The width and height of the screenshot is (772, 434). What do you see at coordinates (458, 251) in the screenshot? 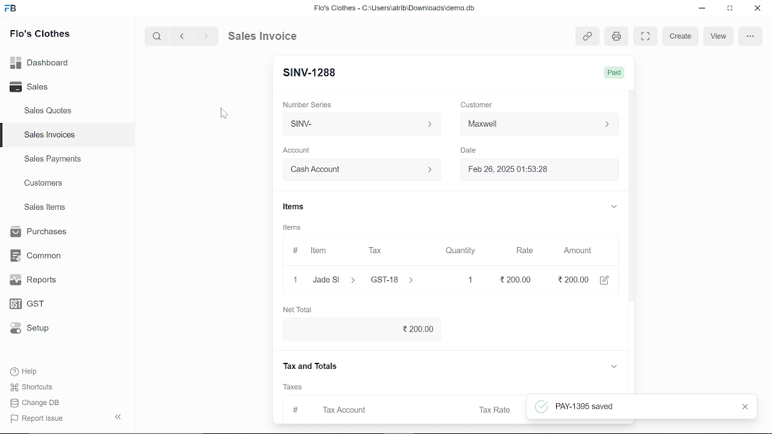
I see `Quantity` at bounding box center [458, 251].